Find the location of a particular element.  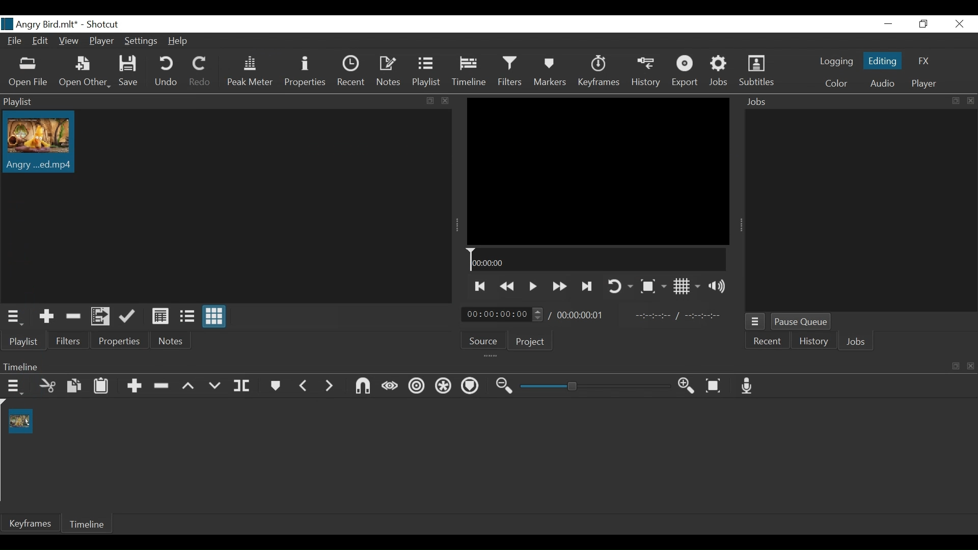

Record audio is located at coordinates (746, 386).